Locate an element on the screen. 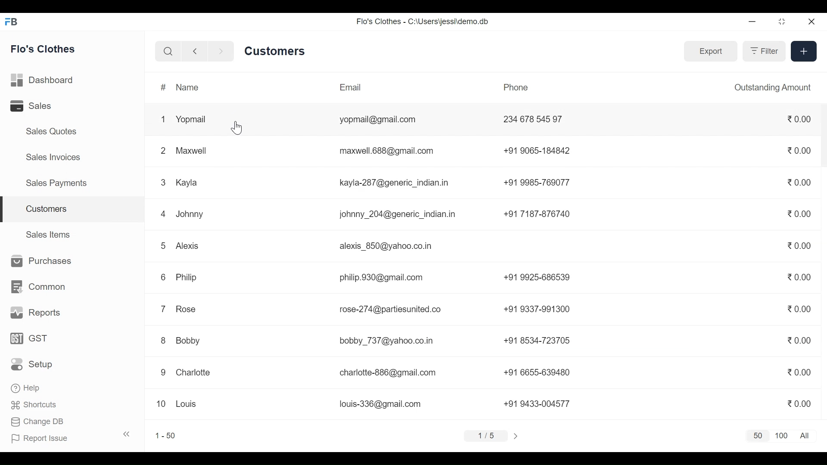 Image resolution: width=827 pixels, height=465 pixels. philip.930@gmail.com is located at coordinates (382, 278).